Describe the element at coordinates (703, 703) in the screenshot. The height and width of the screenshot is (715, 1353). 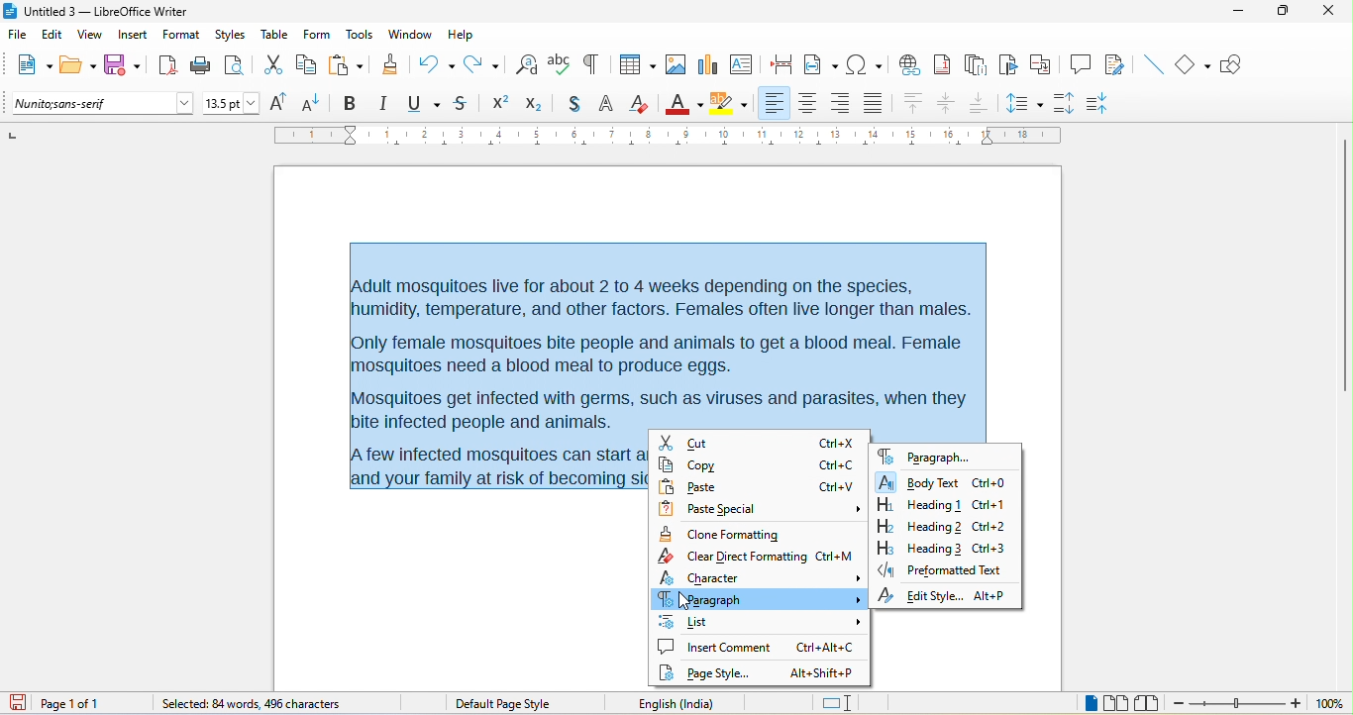
I see `text language` at that location.